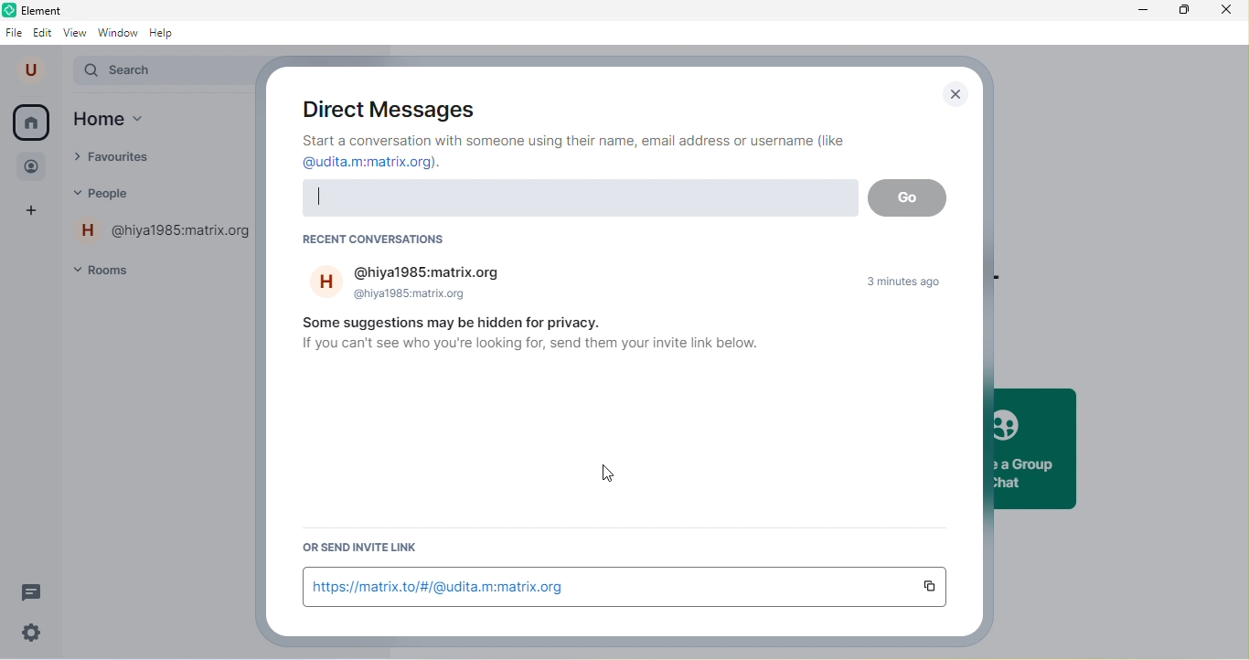 The height and width of the screenshot is (660, 1249). Describe the element at coordinates (112, 269) in the screenshot. I see `rooms` at that location.